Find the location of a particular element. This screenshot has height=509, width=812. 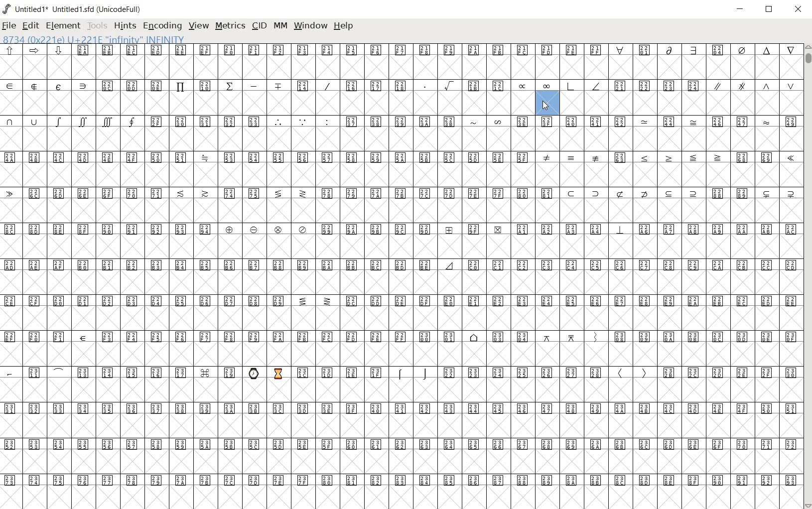

symbols is located at coordinates (682, 157).